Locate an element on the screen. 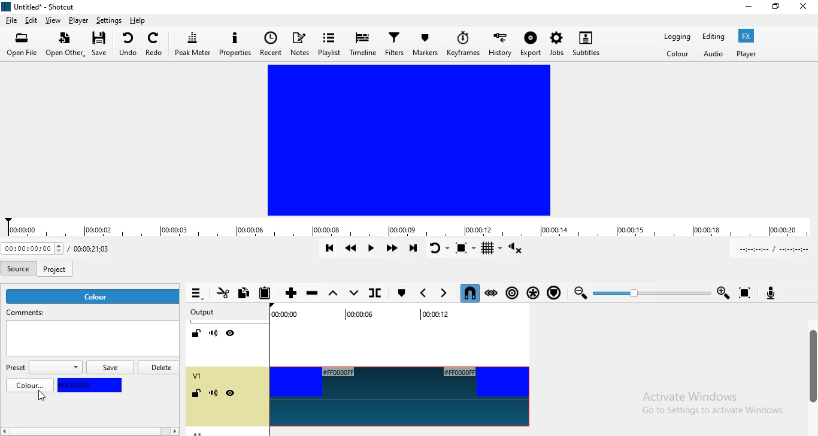 The image size is (818, 436). Lift is located at coordinates (334, 293).